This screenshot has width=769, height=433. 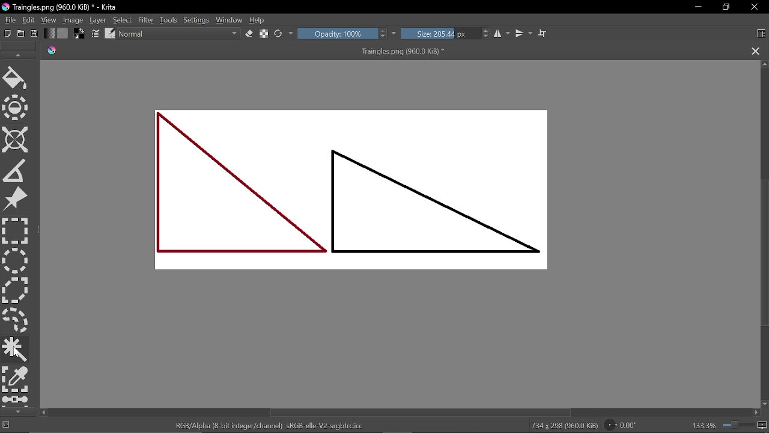 I want to click on Edit, so click(x=29, y=20).